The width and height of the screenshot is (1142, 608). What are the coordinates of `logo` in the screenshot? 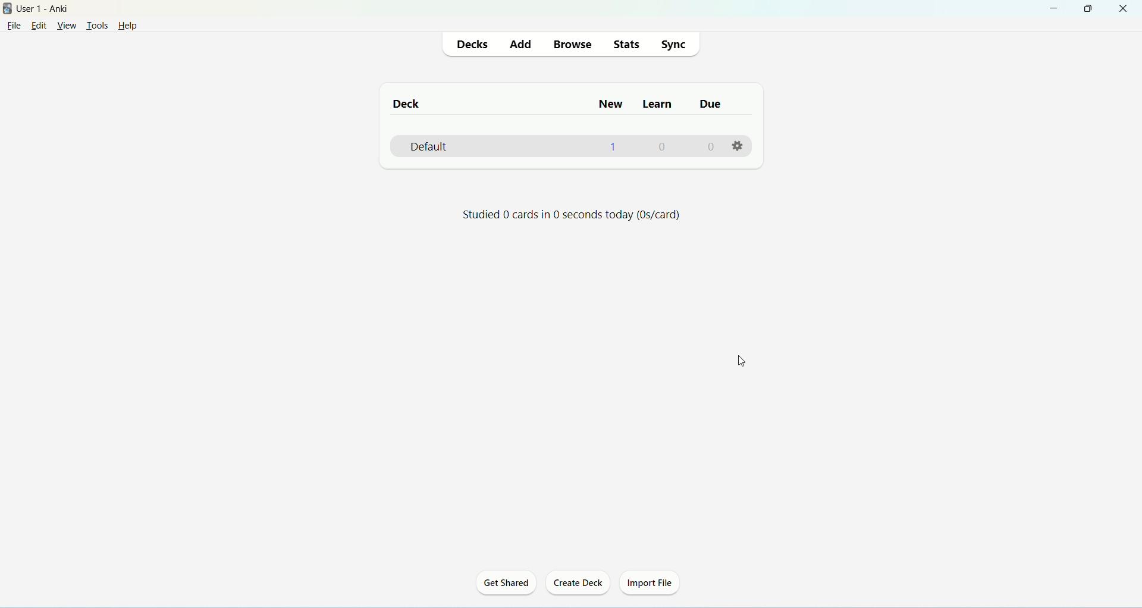 It's located at (7, 8).